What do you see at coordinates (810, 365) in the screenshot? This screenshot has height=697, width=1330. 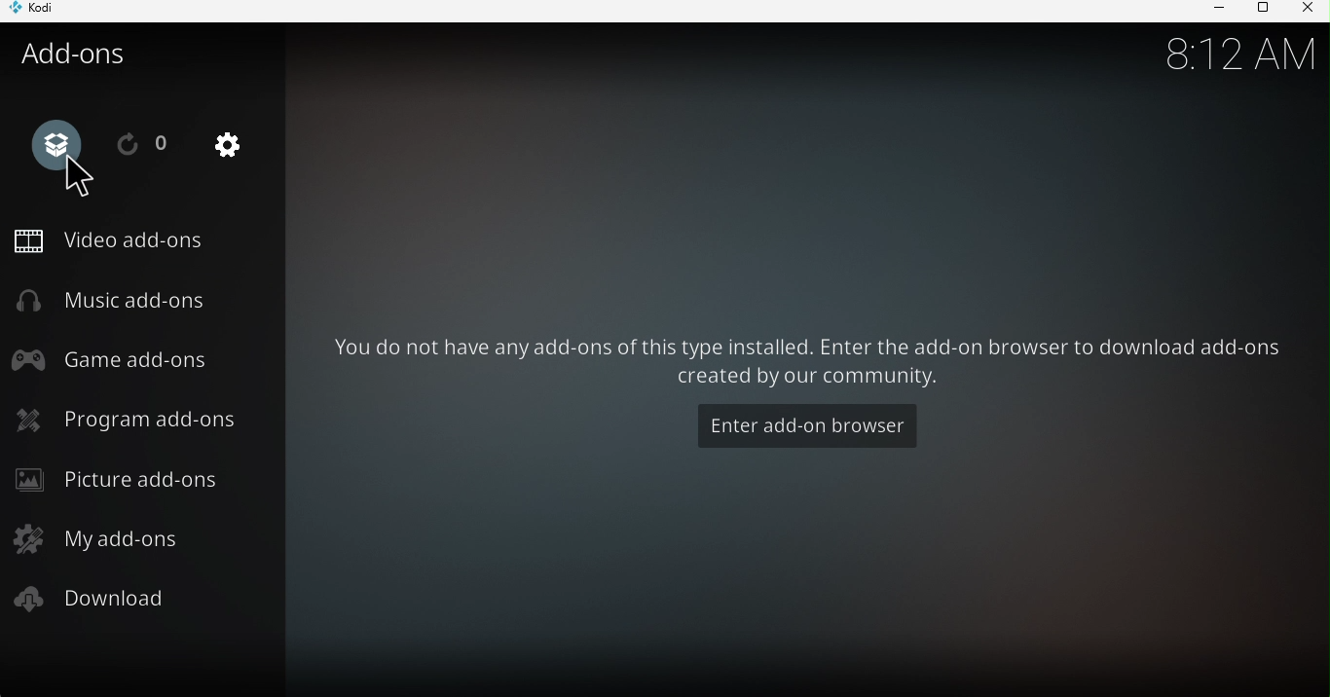 I see `You do not have any add-ons of this type installed. Enter the add-on browser to download add-ons created by our community.` at bounding box center [810, 365].